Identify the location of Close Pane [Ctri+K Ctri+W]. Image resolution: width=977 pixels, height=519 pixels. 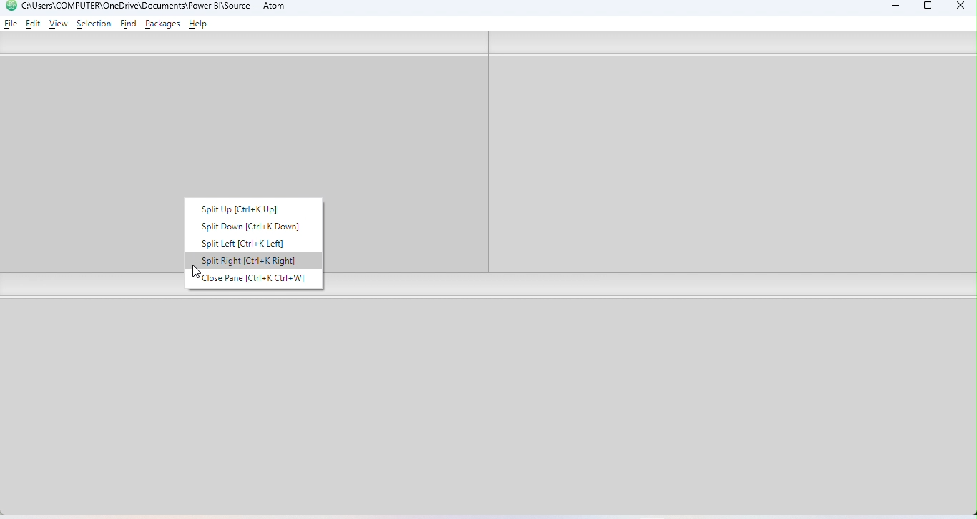
(253, 280).